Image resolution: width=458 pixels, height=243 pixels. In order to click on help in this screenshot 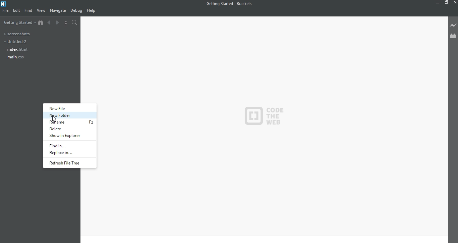, I will do `click(94, 10)`.